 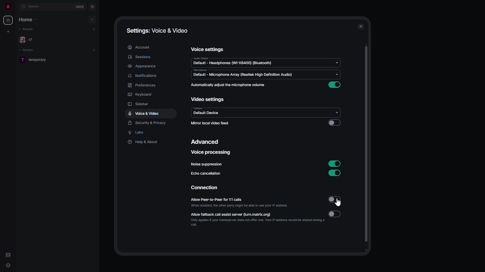 I want to click on room, so click(x=36, y=60).